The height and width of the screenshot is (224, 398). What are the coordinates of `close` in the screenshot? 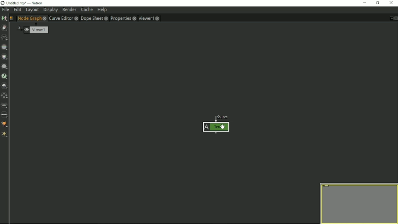 It's located at (44, 18).